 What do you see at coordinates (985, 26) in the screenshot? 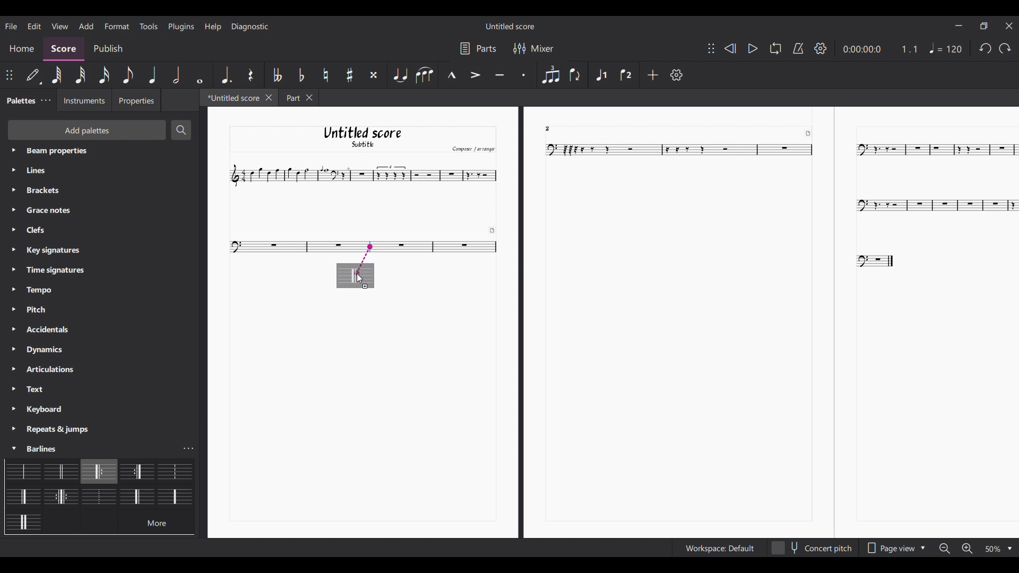
I see `Show in smaller tab` at bounding box center [985, 26].